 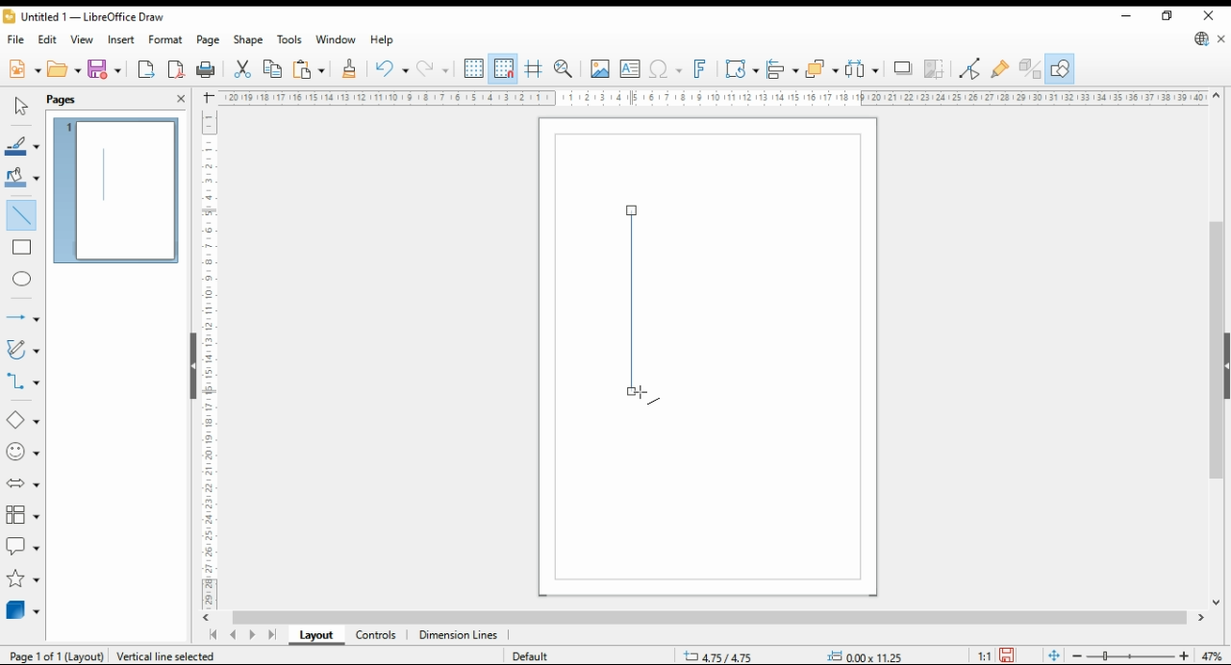 I want to click on move down, so click(x=1217, y=604).